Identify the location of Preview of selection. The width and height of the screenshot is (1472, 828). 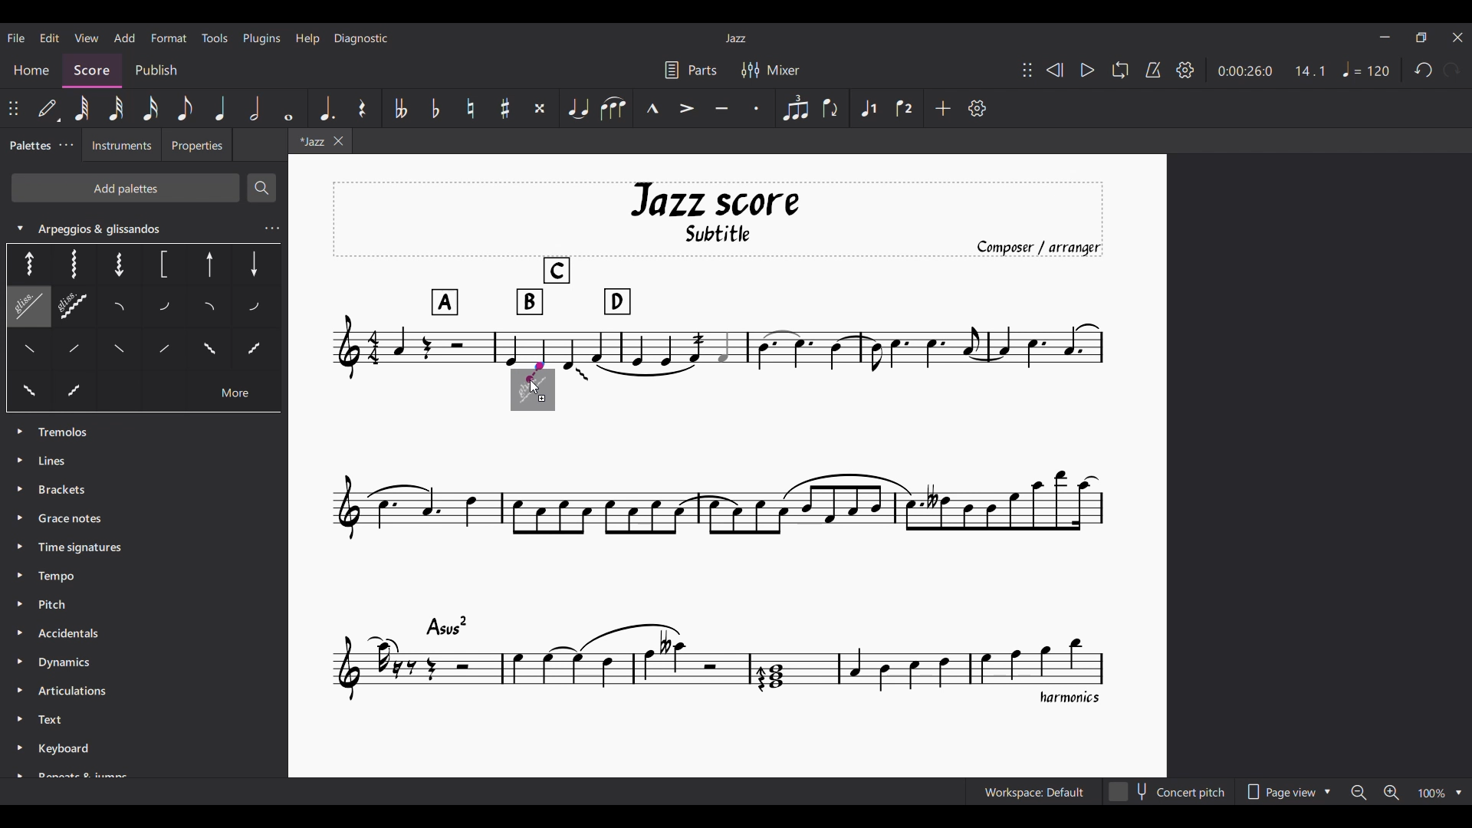
(532, 389).